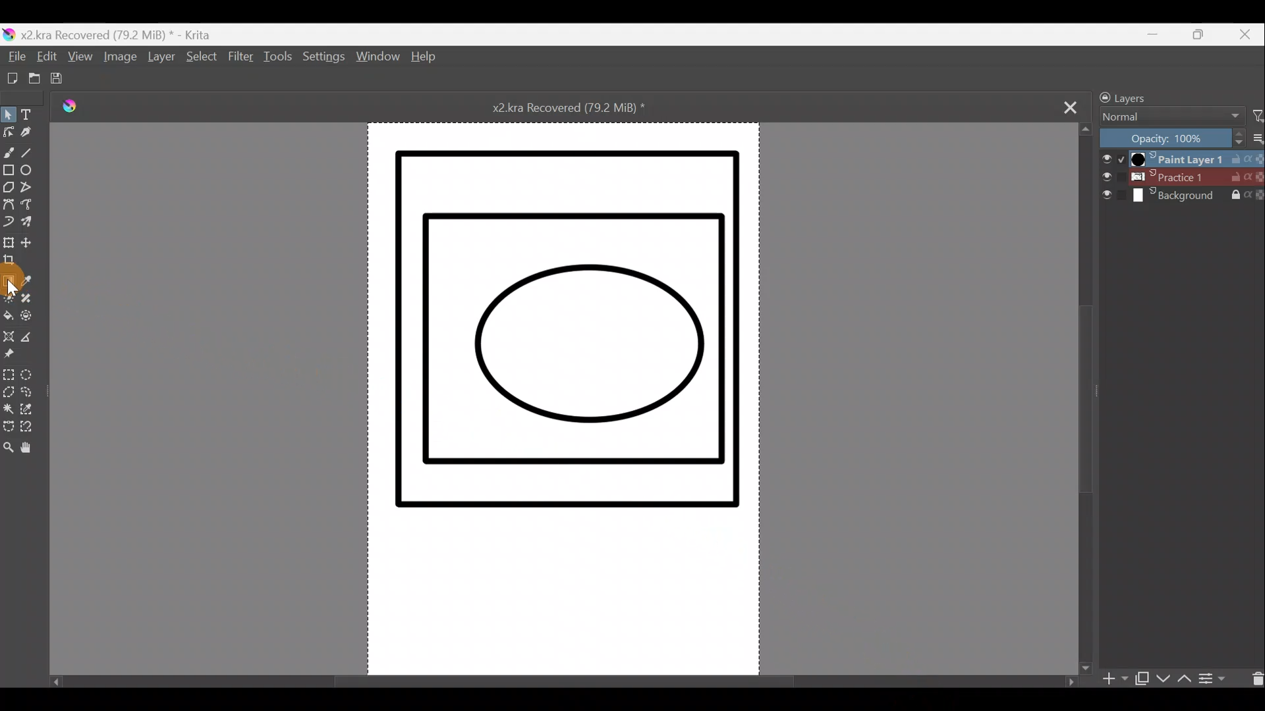 Image resolution: width=1265 pixels, height=711 pixels. I want to click on Elliptical selection tool, so click(30, 377).